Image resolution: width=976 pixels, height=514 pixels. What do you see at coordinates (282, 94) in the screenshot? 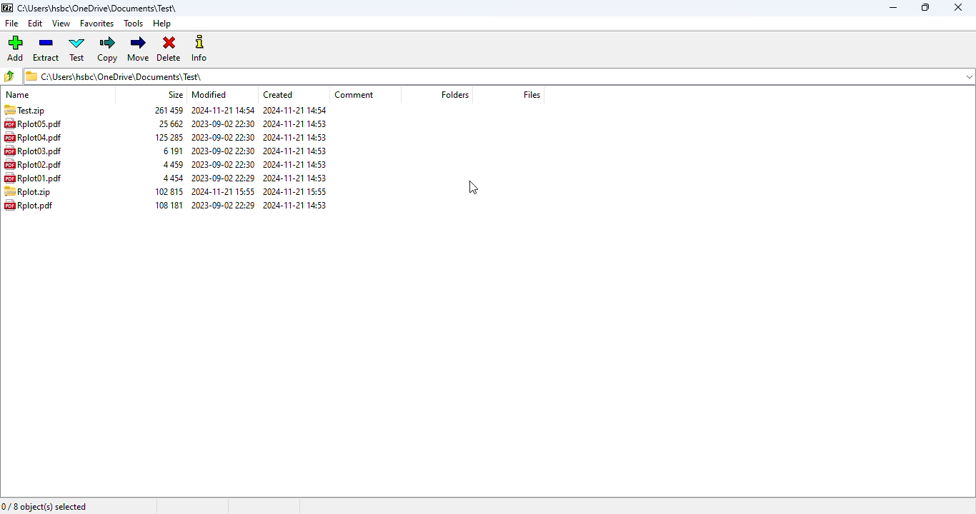
I see `` at bounding box center [282, 94].